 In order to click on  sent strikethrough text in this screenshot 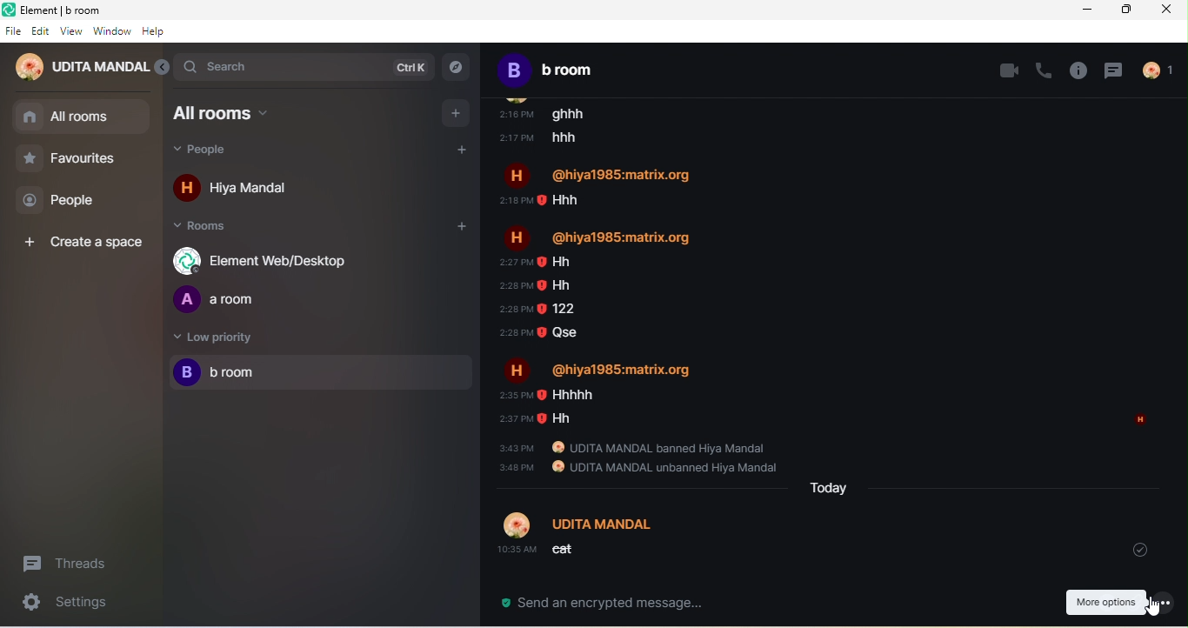, I will do `click(604, 541)`.